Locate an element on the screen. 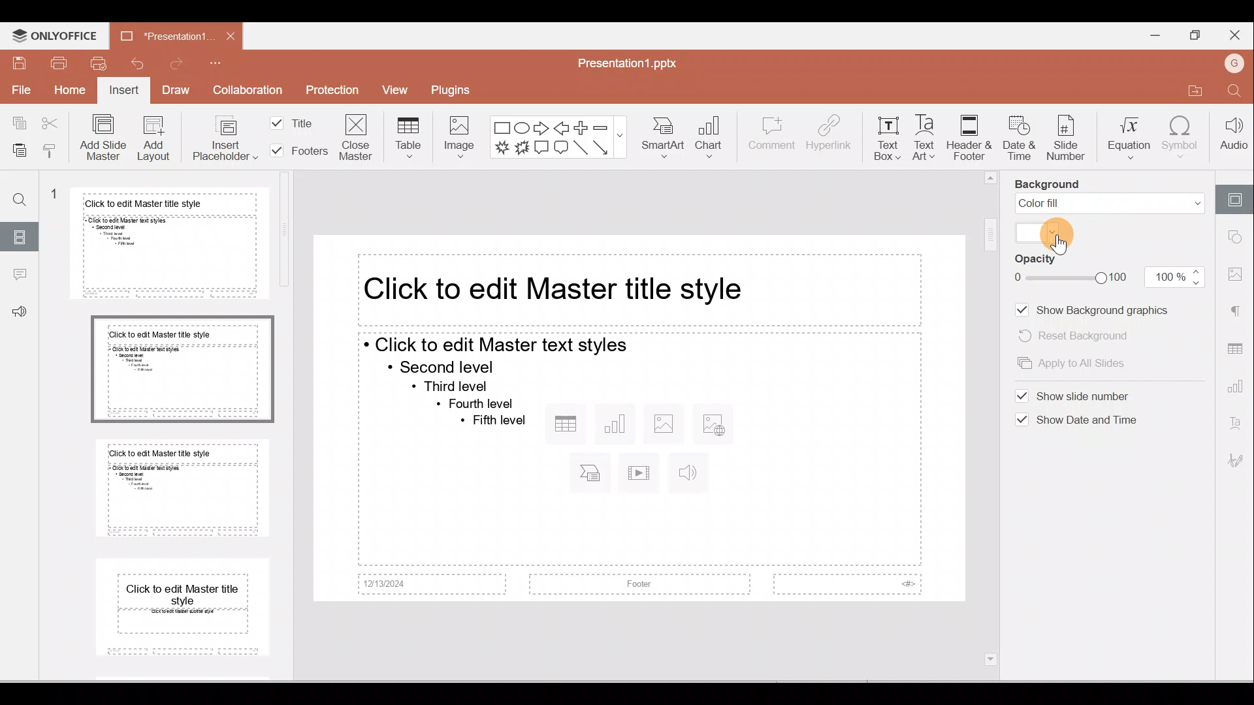 Image resolution: width=1254 pixels, height=705 pixels. SmartArt is located at coordinates (665, 136).